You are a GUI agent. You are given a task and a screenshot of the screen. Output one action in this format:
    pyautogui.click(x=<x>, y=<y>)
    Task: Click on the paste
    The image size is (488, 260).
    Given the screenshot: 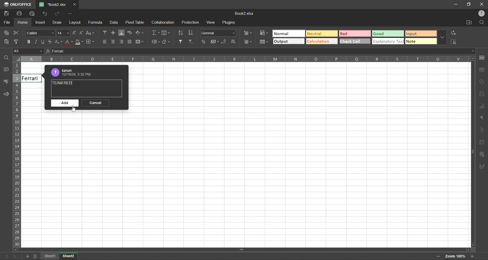 What is the action you would take?
    pyautogui.click(x=5, y=41)
    